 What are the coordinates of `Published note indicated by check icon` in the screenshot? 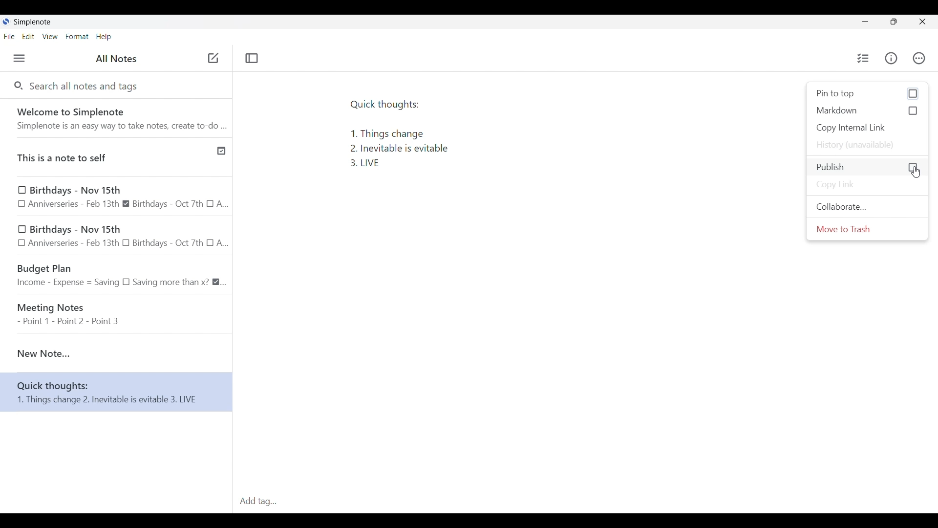 It's located at (118, 157).